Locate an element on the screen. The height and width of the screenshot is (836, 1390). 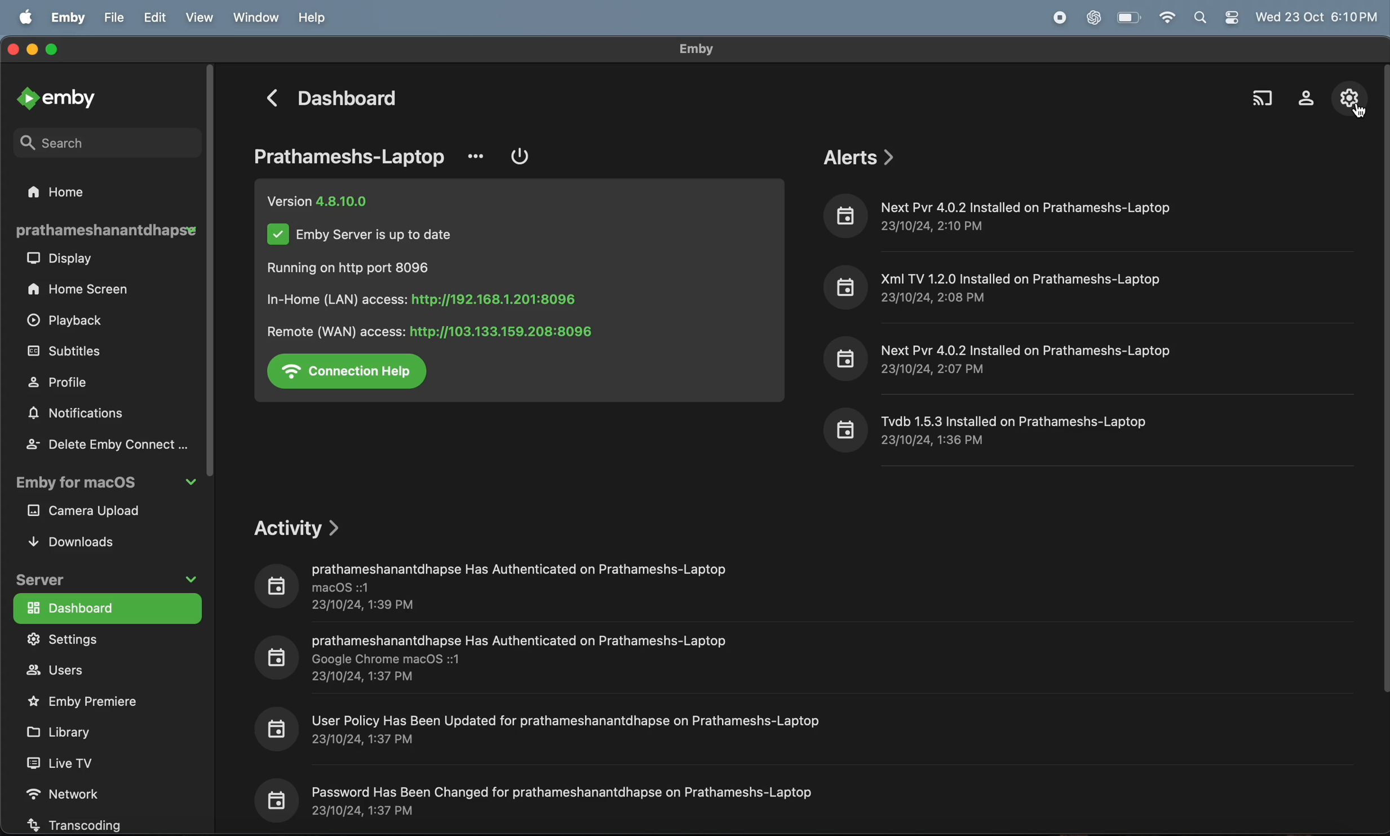
view is located at coordinates (197, 18).